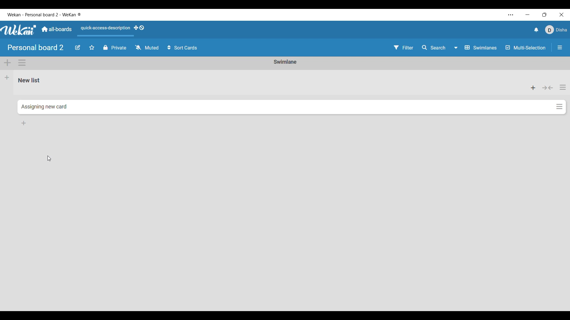 This screenshot has height=320, width=570. I want to click on Watch options, so click(147, 47).